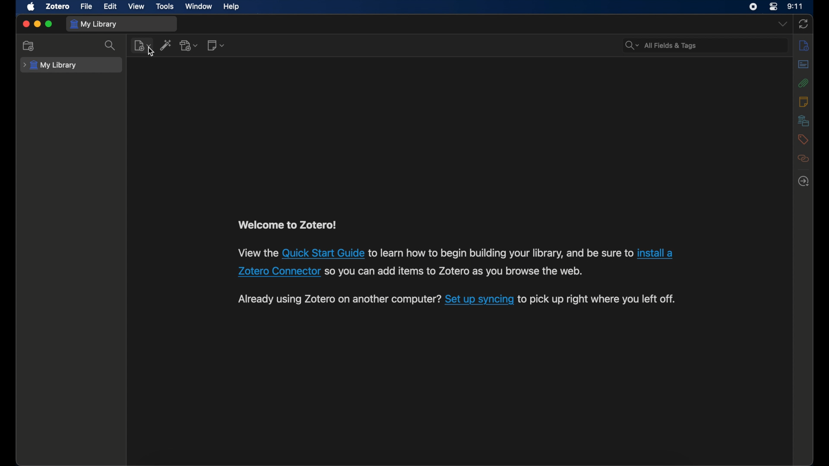  What do you see at coordinates (199, 6) in the screenshot?
I see `window` at bounding box center [199, 6].